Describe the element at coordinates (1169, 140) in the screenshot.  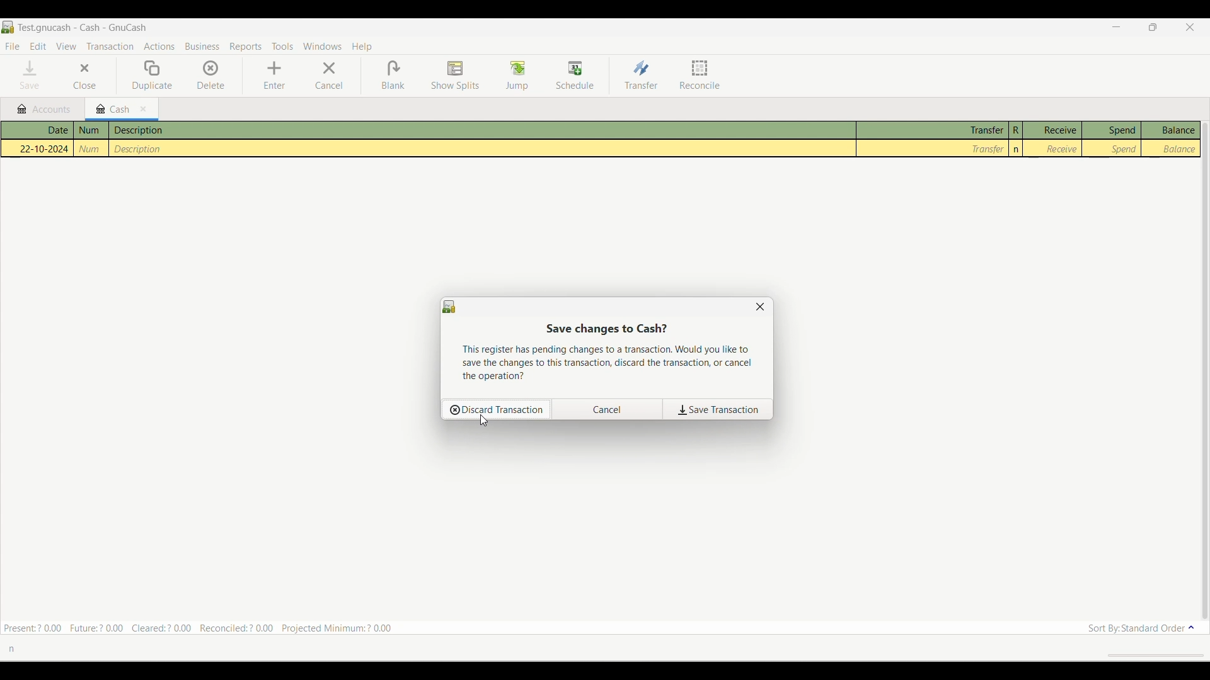
I see `Balance column` at that location.